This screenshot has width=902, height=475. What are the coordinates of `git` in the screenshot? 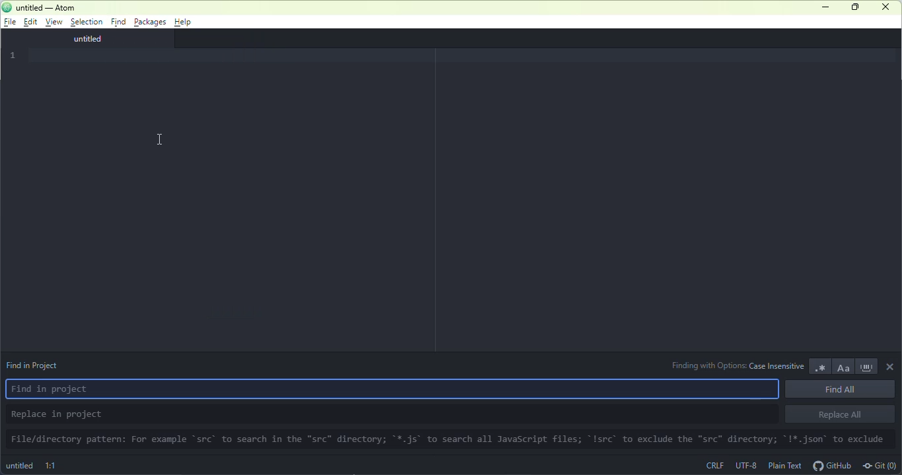 It's located at (881, 465).